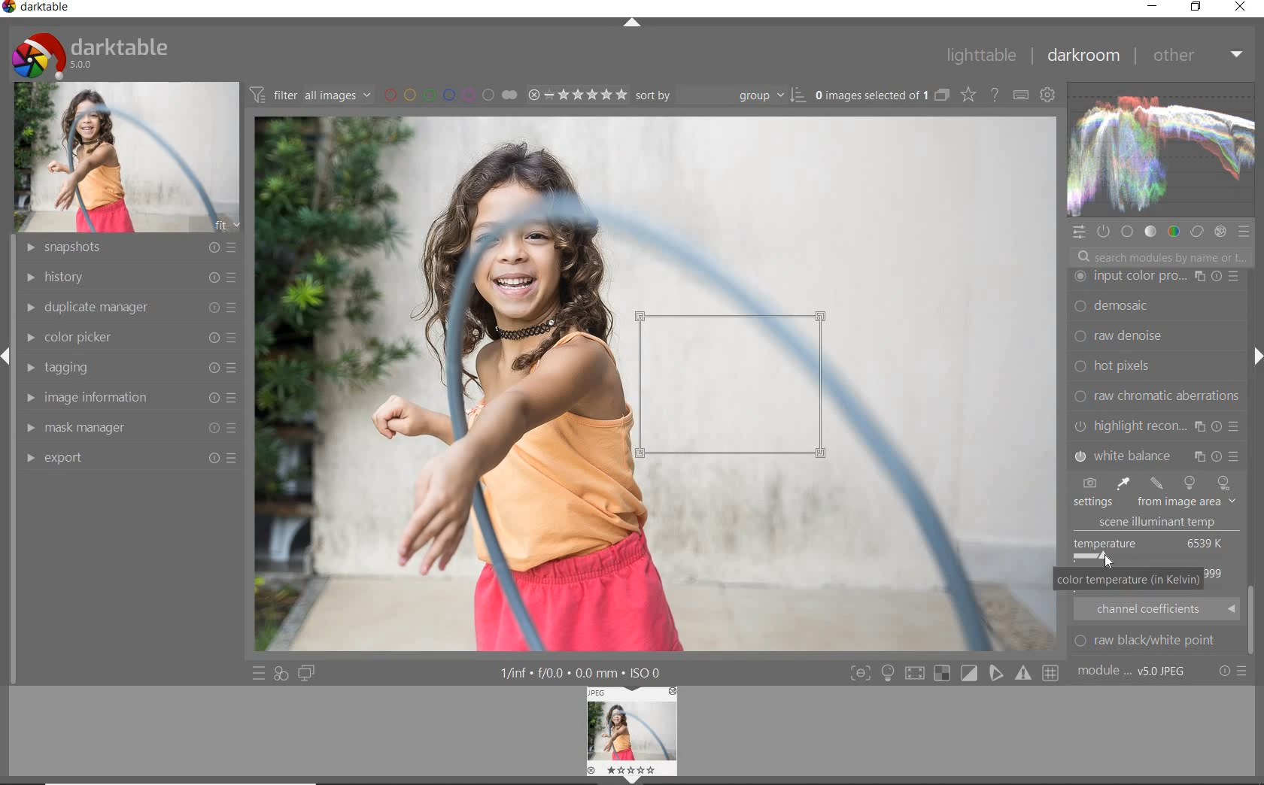 The height and width of the screenshot is (785, 1264). What do you see at coordinates (739, 389) in the screenshot?
I see `PICKER TOOL ACTIVATED` at bounding box center [739, 389].